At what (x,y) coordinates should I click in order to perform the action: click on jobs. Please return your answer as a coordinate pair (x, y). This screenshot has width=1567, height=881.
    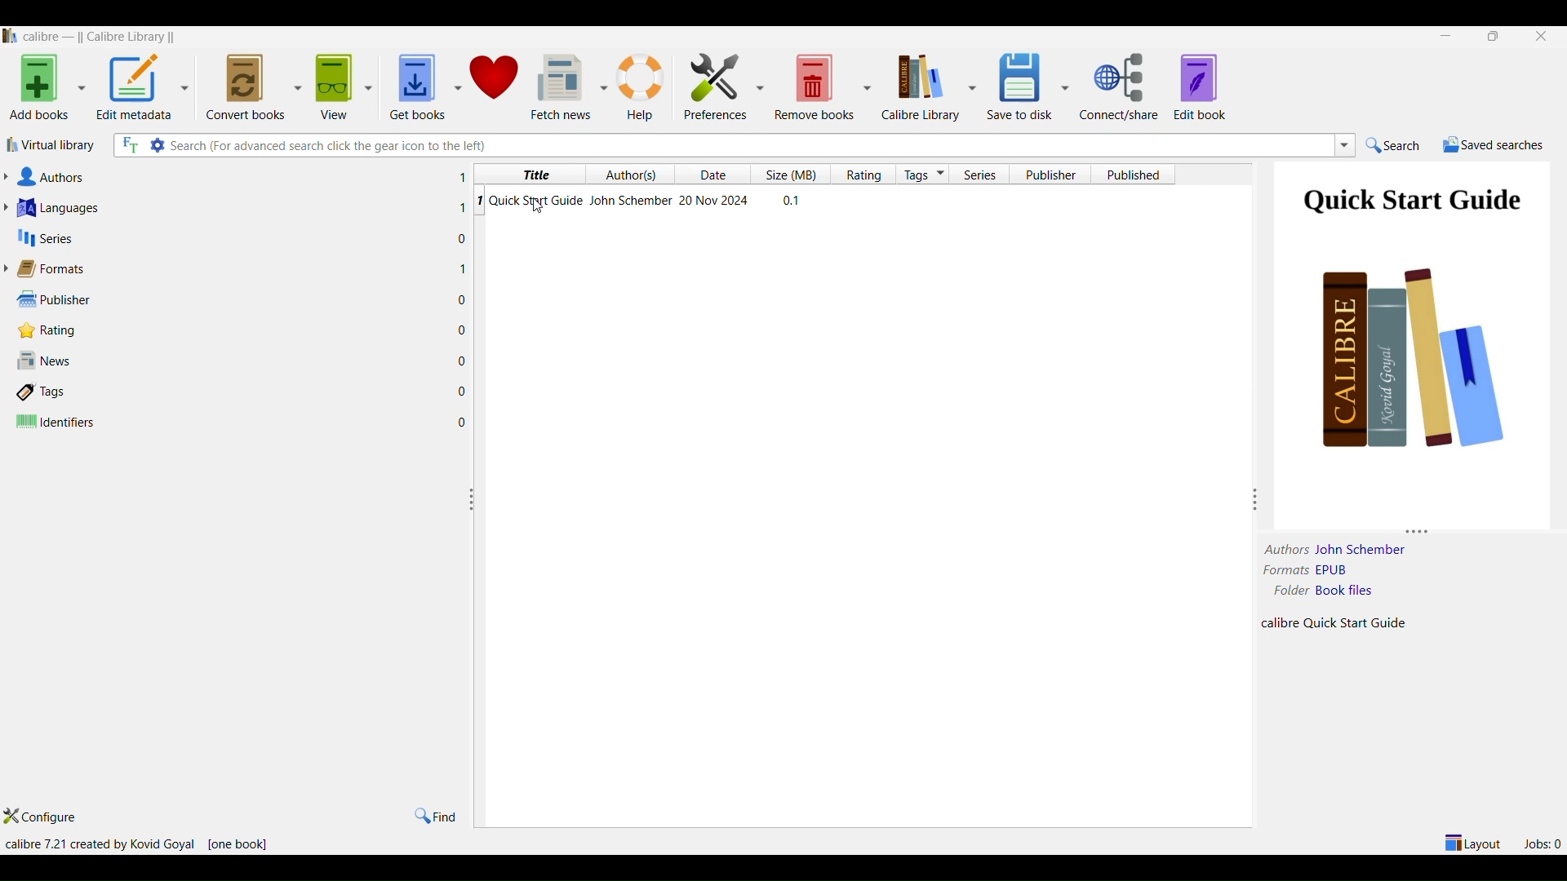
    Looking at the image, I should click on (1543, 842).